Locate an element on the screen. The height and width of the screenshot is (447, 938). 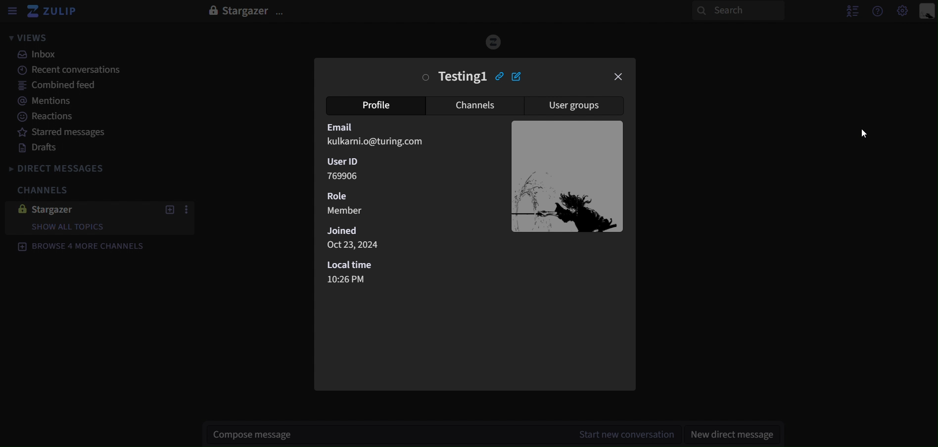
user groups is located at coordinates (573, 105).